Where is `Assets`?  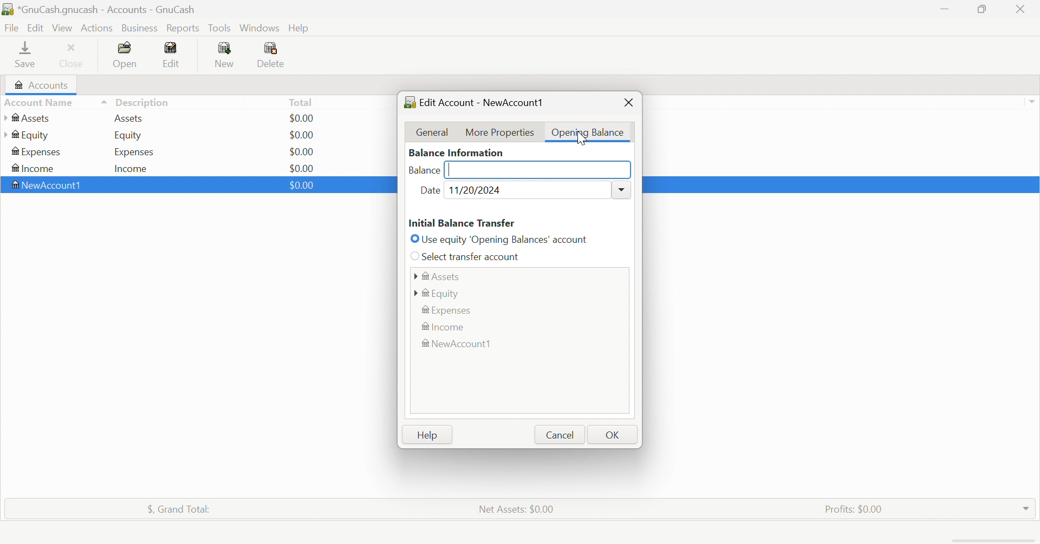 Assets is located at coordinates (133, 118).